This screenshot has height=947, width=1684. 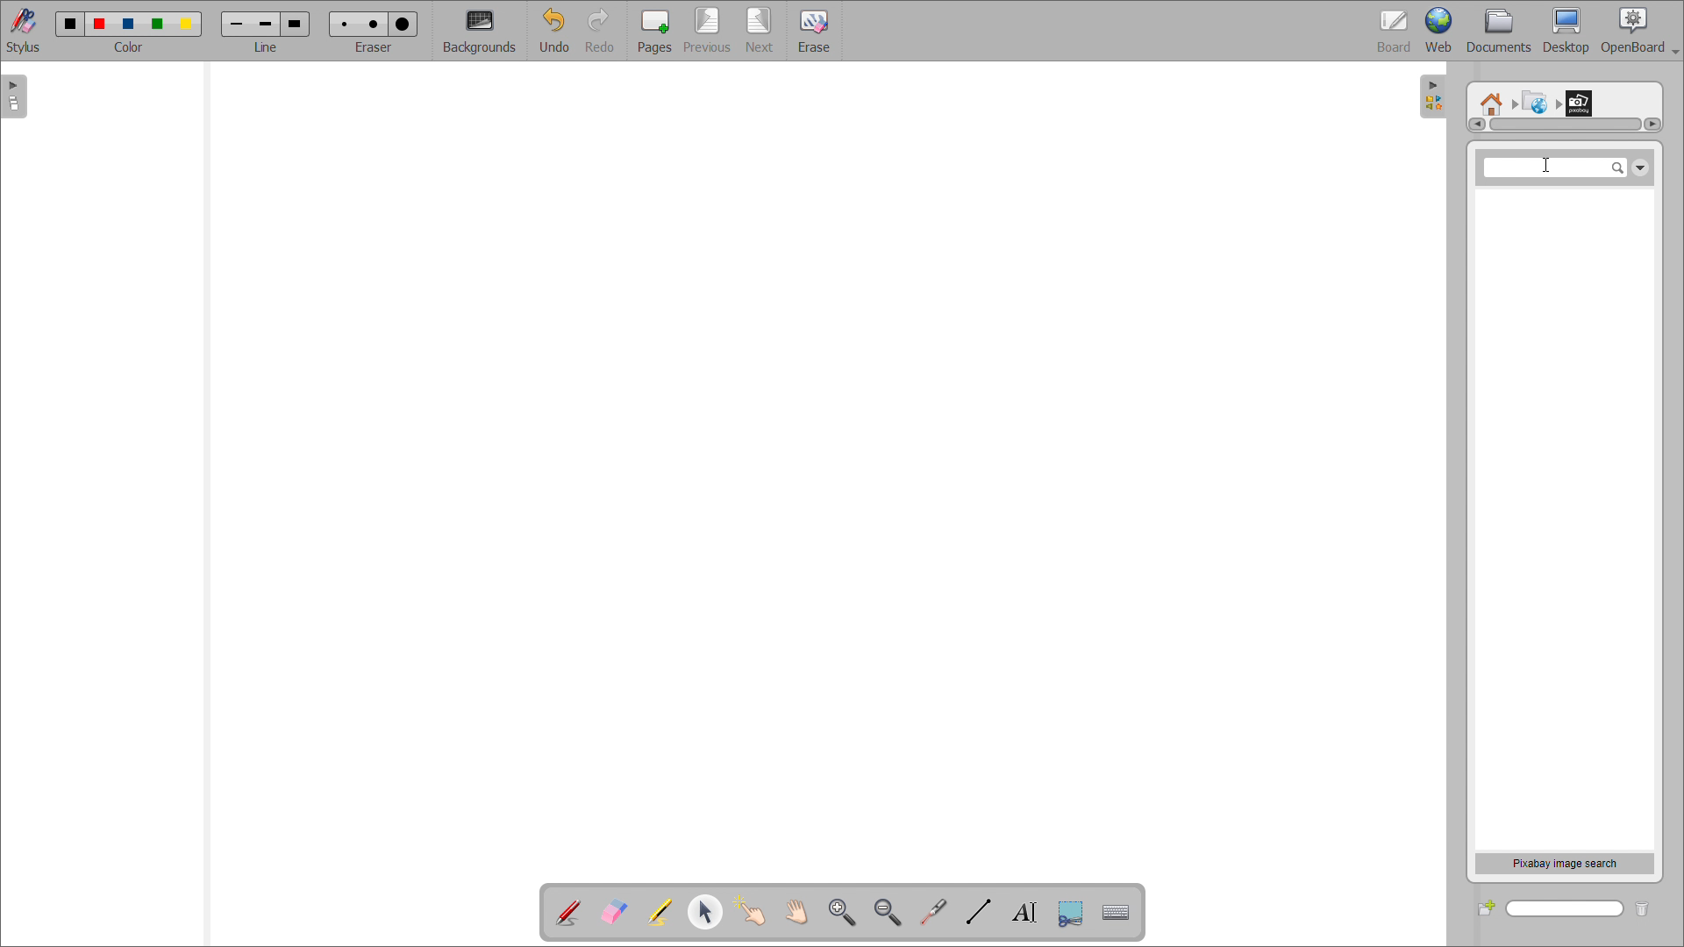 I want to click on Root, so click(x=1492, y=97).